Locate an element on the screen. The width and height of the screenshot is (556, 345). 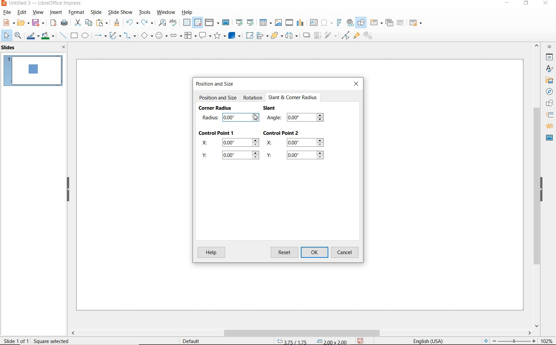
filter is located at coordinates (331, 36).